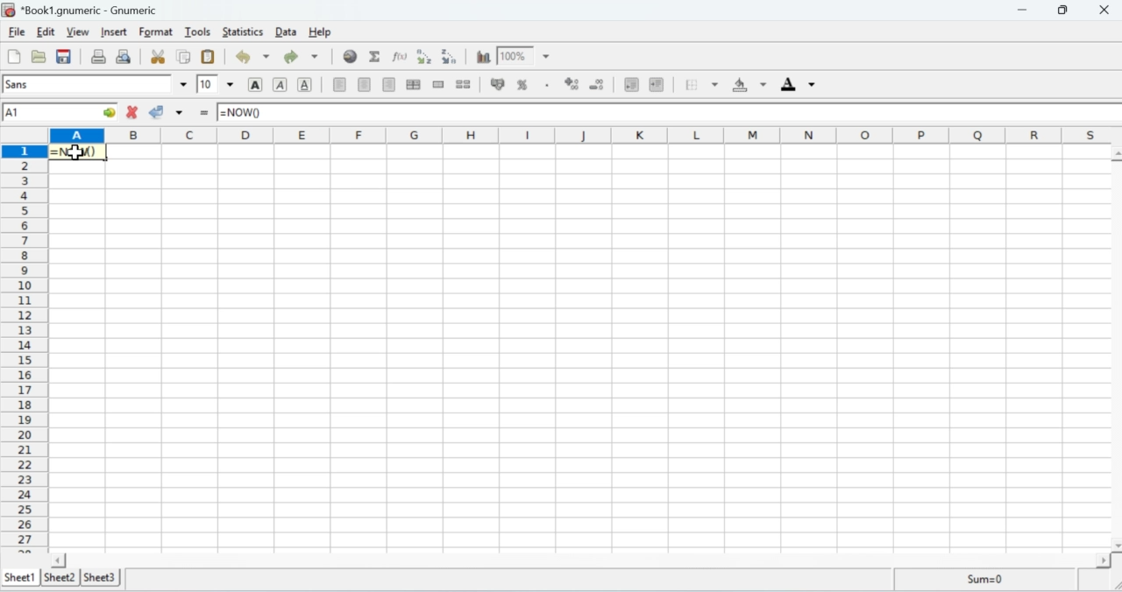 The height and width of the screenshot is (592, 1122). What do you see at coordinates (586, 135) in the screenshot?
I see `Columns` at bounding box center [586, 135].